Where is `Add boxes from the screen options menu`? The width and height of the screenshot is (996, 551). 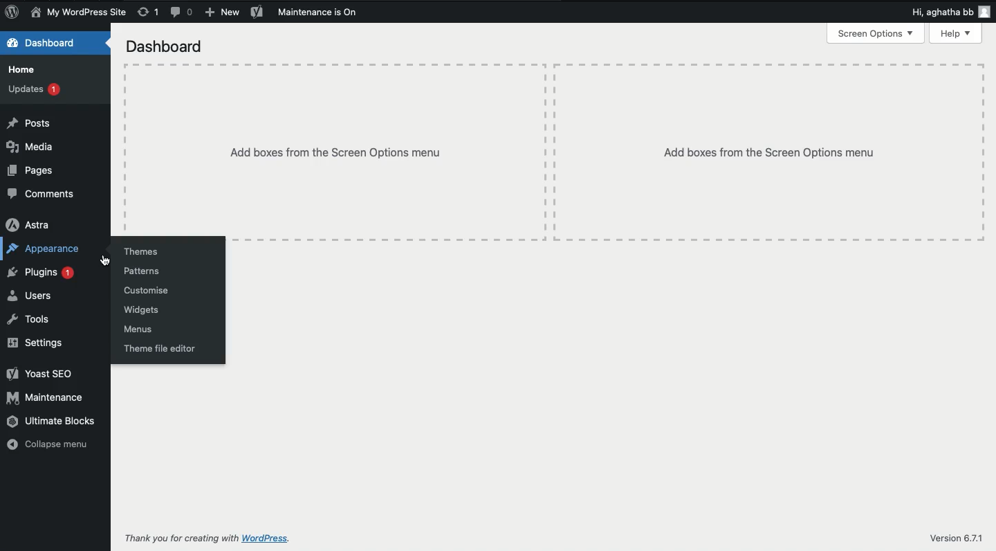 Add boxes from the screen options menu is located at coordinates (556, 150).